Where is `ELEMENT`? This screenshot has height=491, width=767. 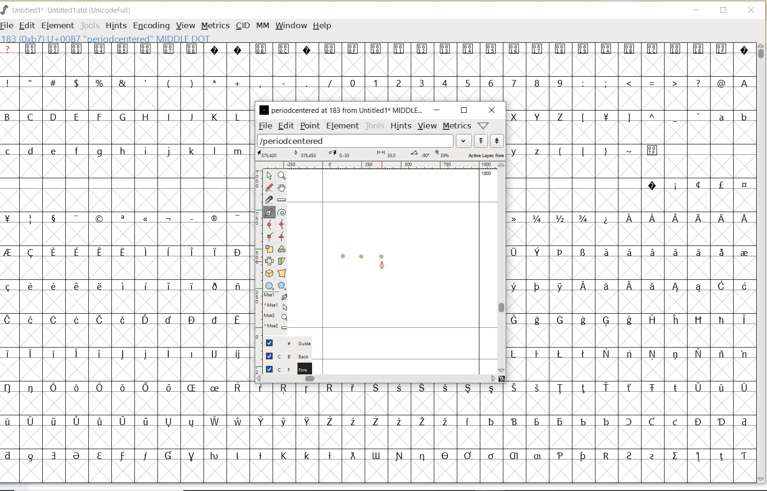 ELEMENT is located at coordinates (57, 25).